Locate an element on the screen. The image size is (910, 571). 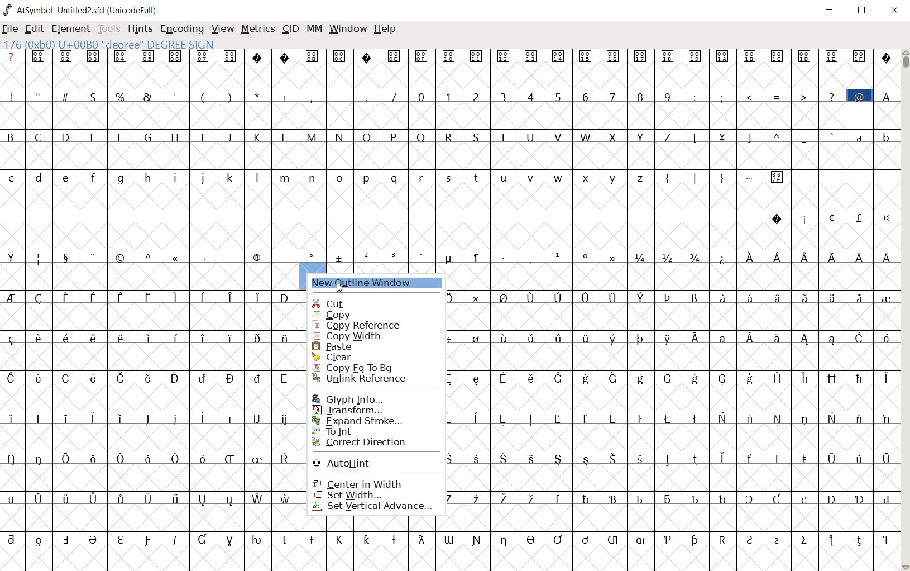
file is located at coordinates (10, 30).